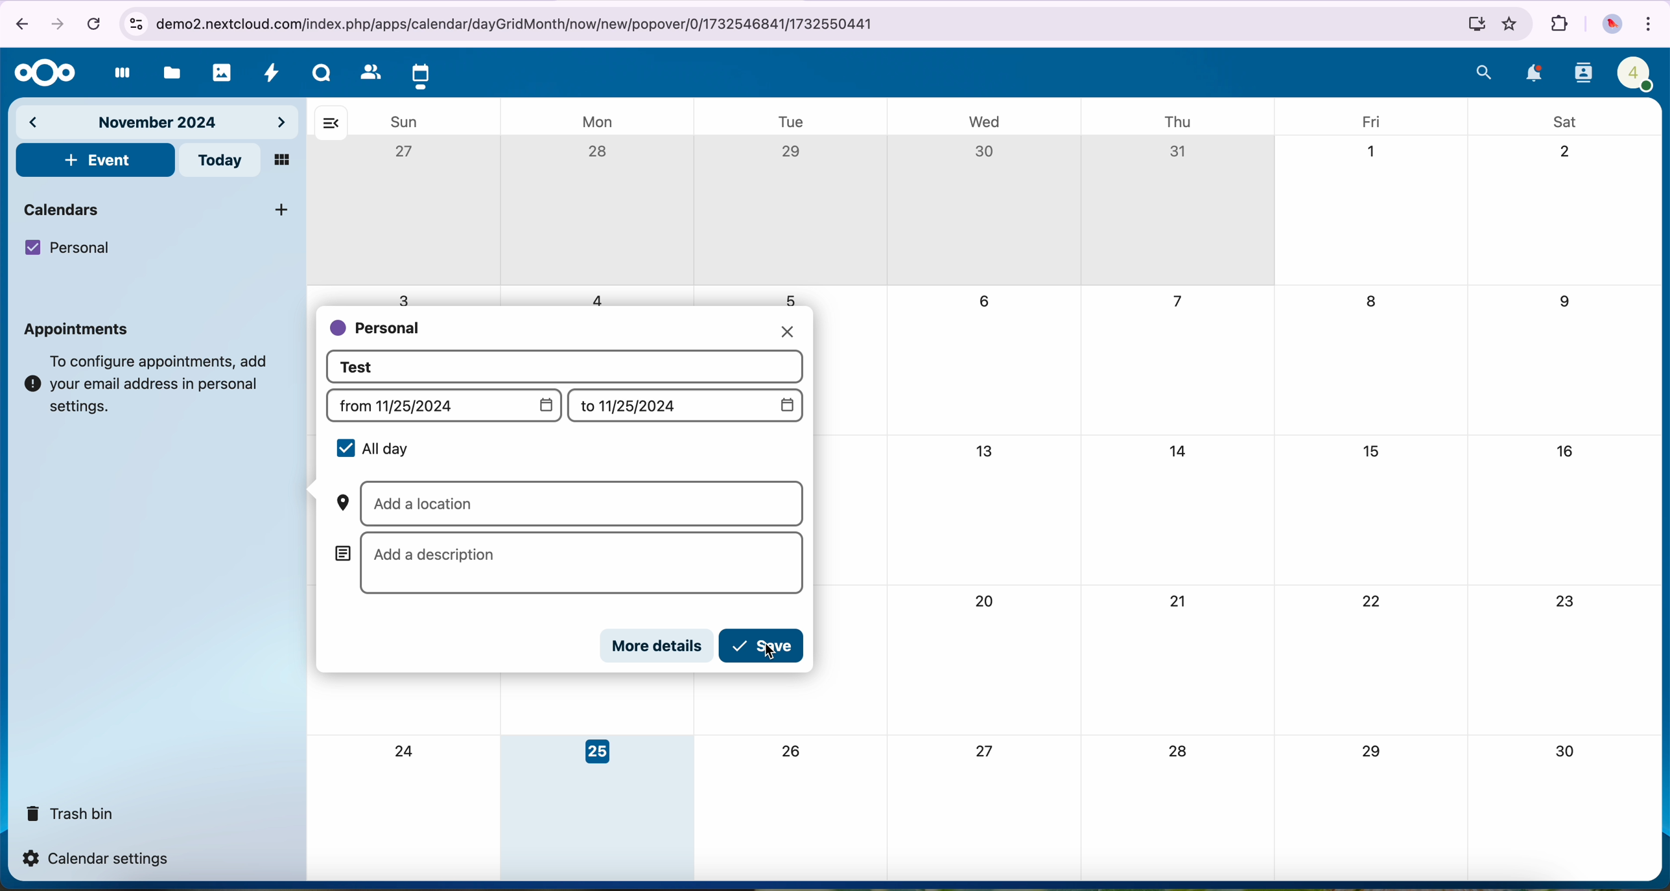  I want to click on photos, so click(222, 73).